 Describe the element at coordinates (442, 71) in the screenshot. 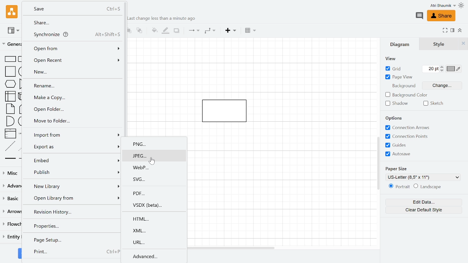

I see `Decrease grid pts` at that location.